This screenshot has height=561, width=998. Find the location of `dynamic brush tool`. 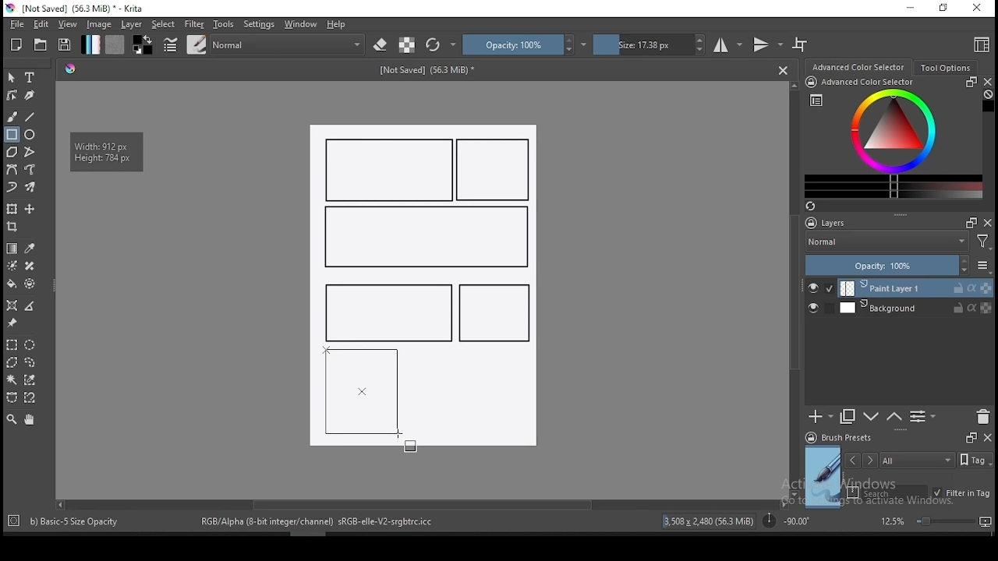

dynamic brush tool is located at coordinates (12, 188).